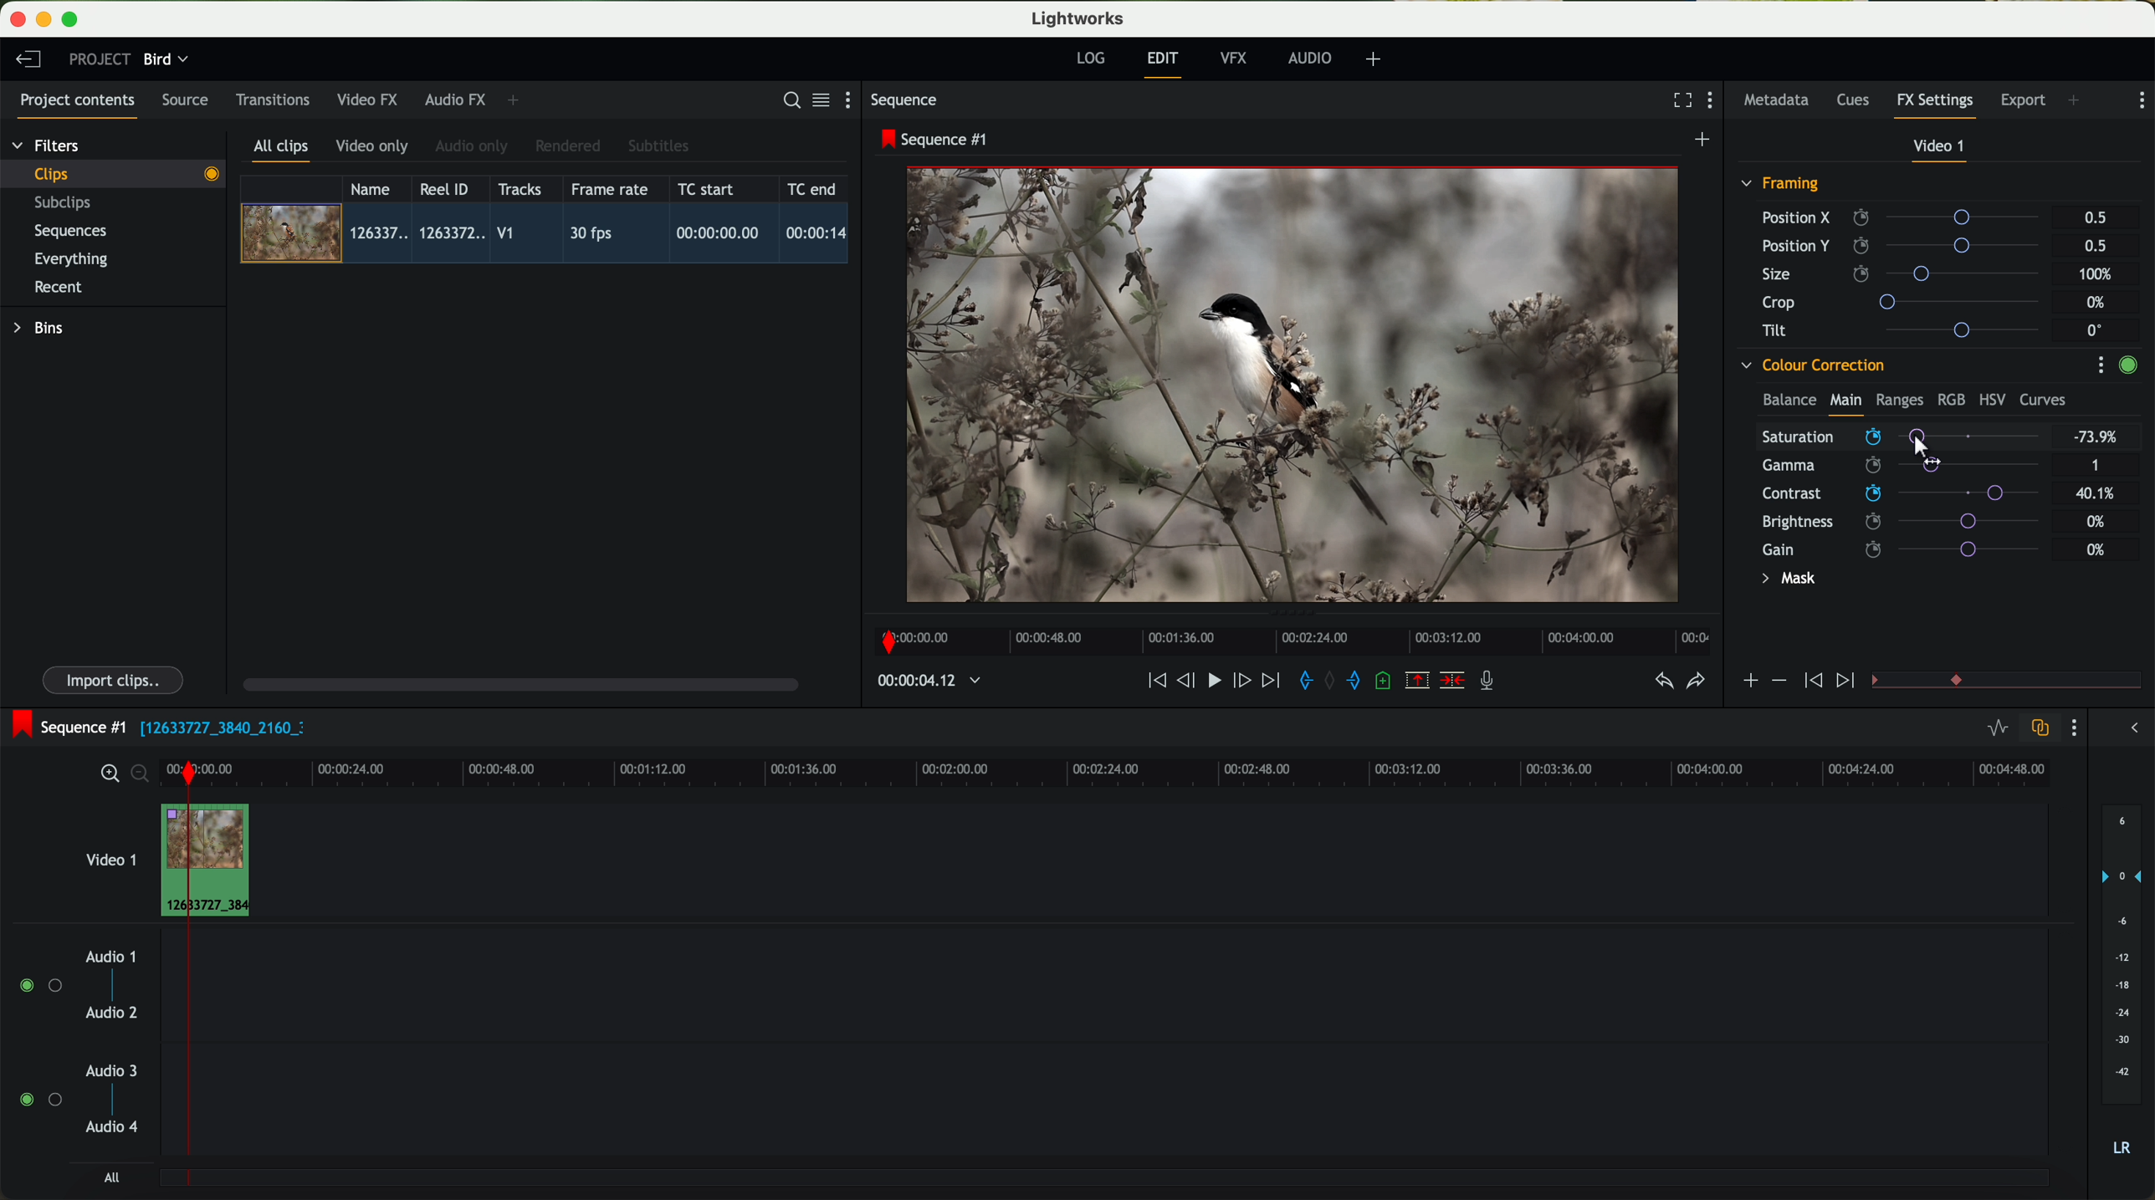  I want to click on fx settings, so click(1934, 105).